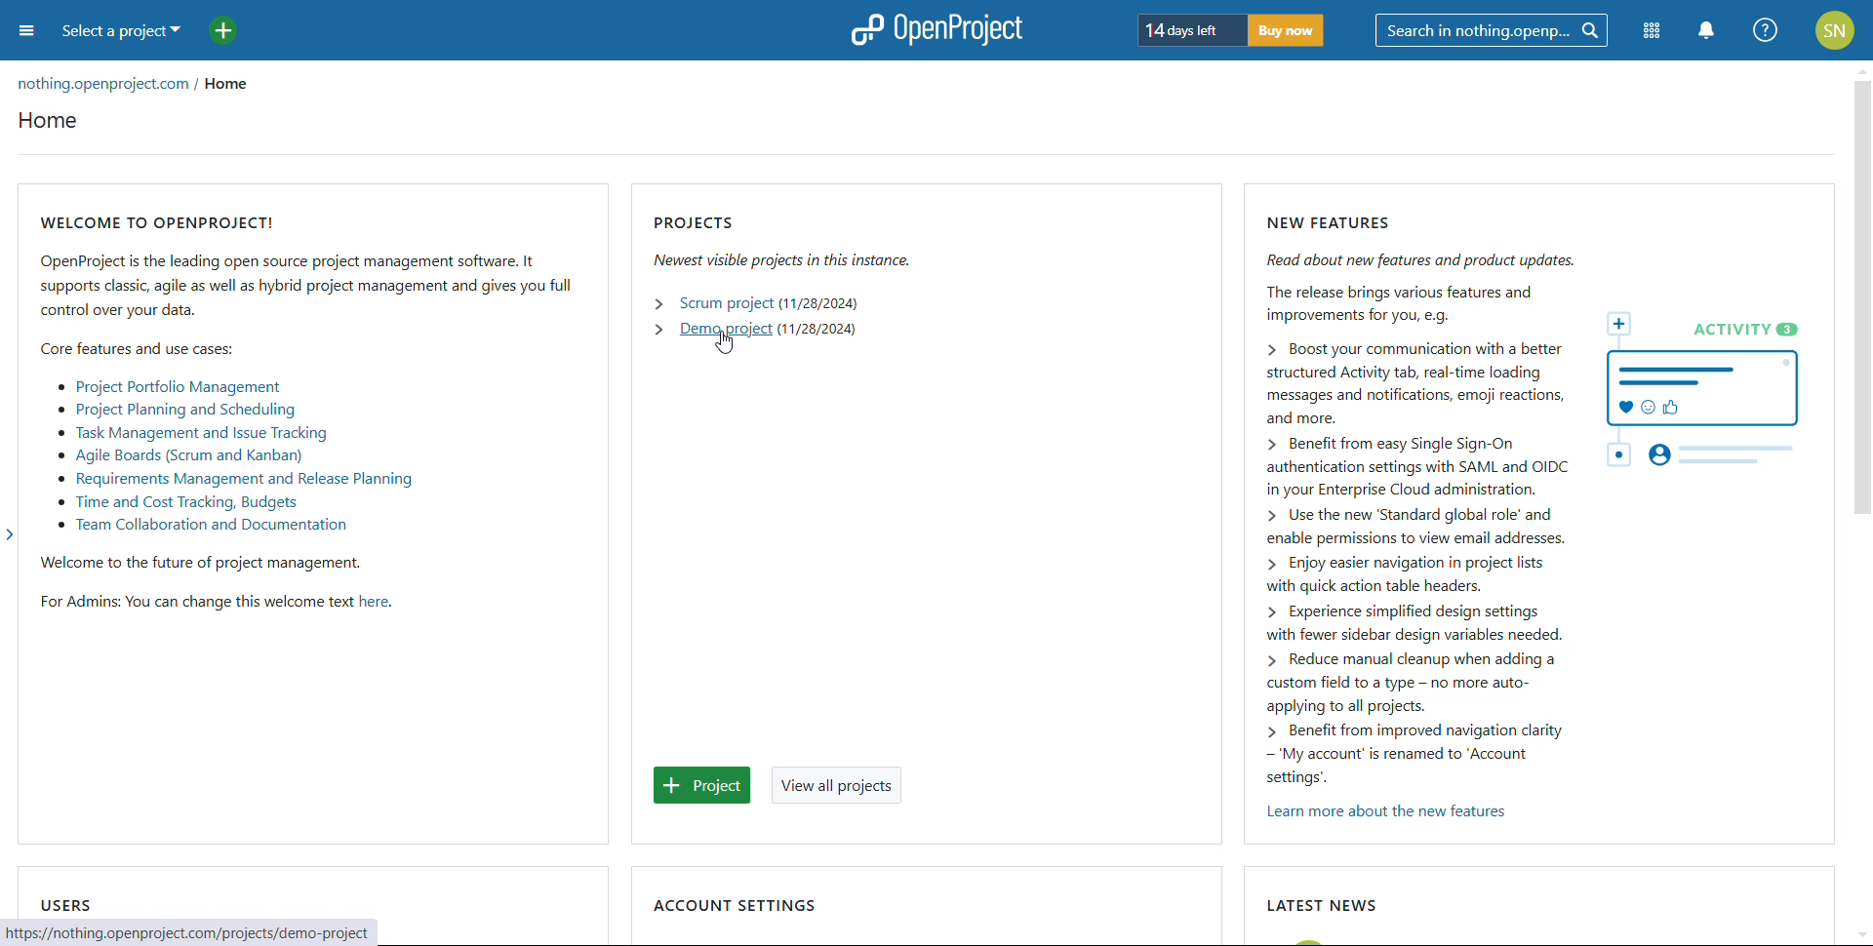 Image resolution: width=1873 pixels, height=946 pixels. I want to click on requirements management, so click(234, 479).